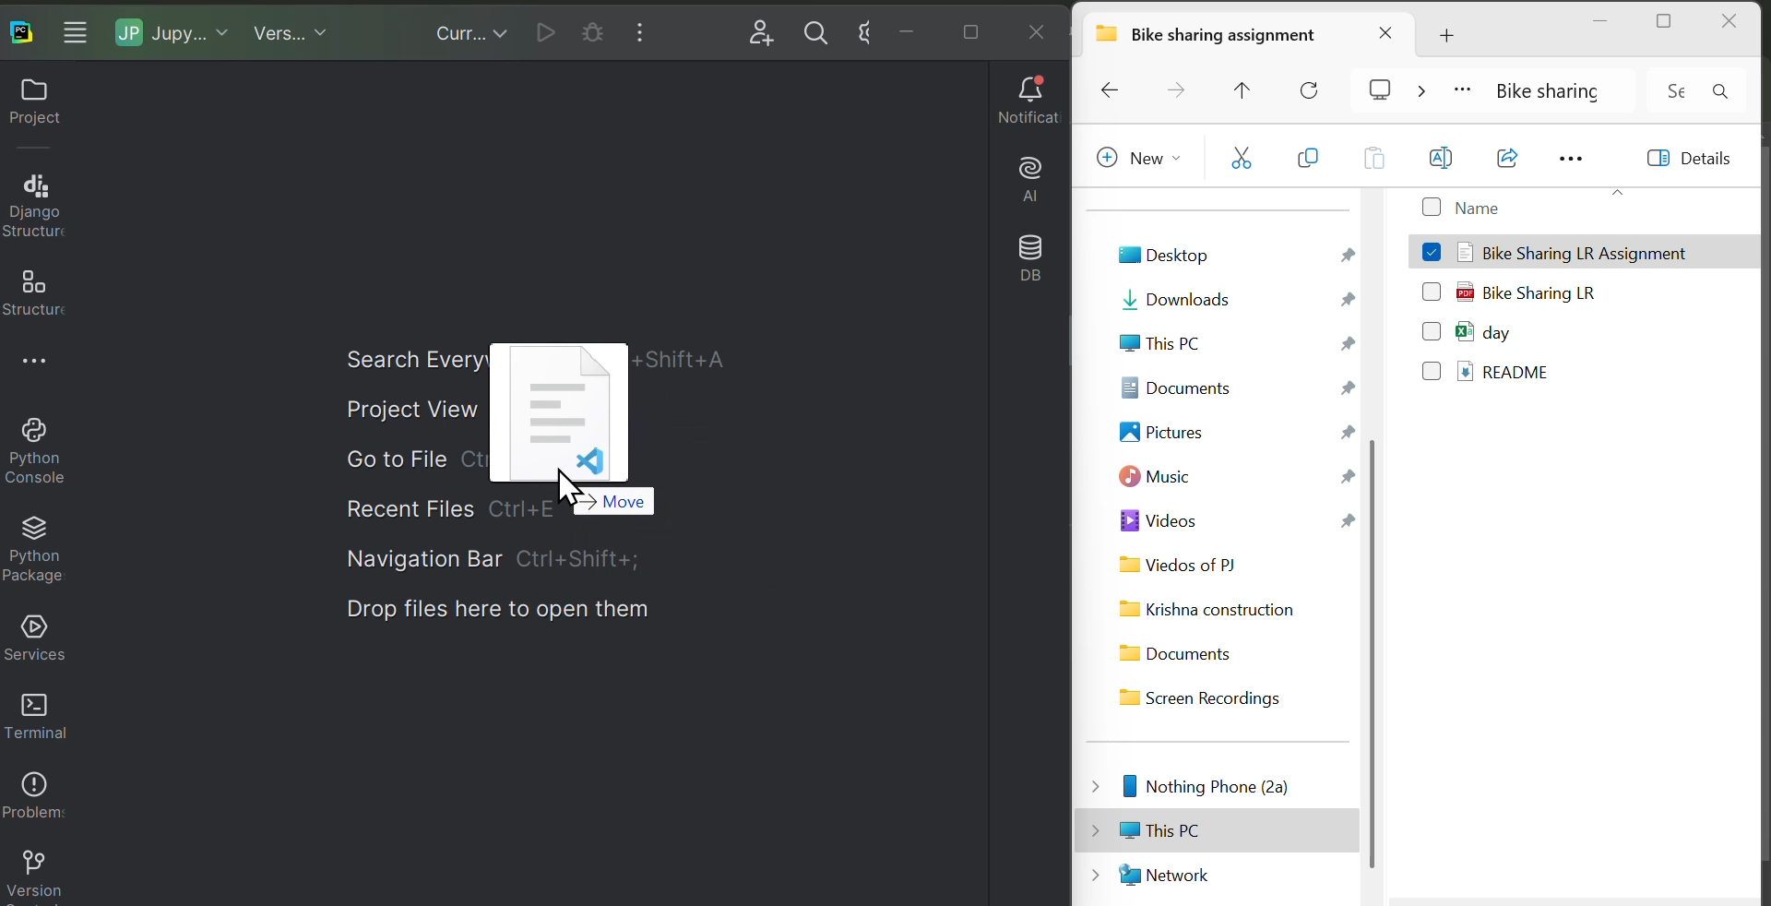  What do you see at coordinates (407, 463) in the screenshot?
I see `Go to file` at bounding box center [407, 463].